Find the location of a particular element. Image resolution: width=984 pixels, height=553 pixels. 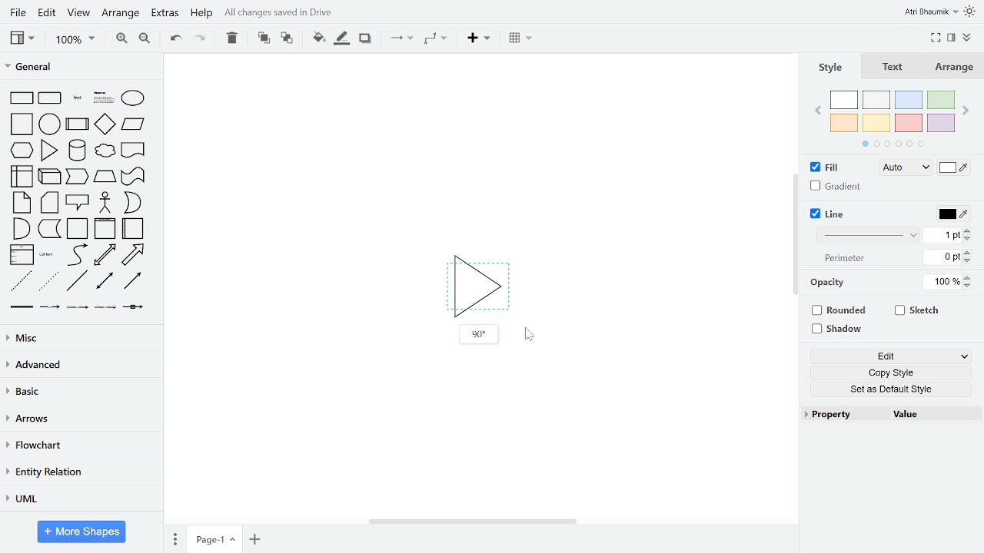

perimeter is located at coordinates (843, 259).